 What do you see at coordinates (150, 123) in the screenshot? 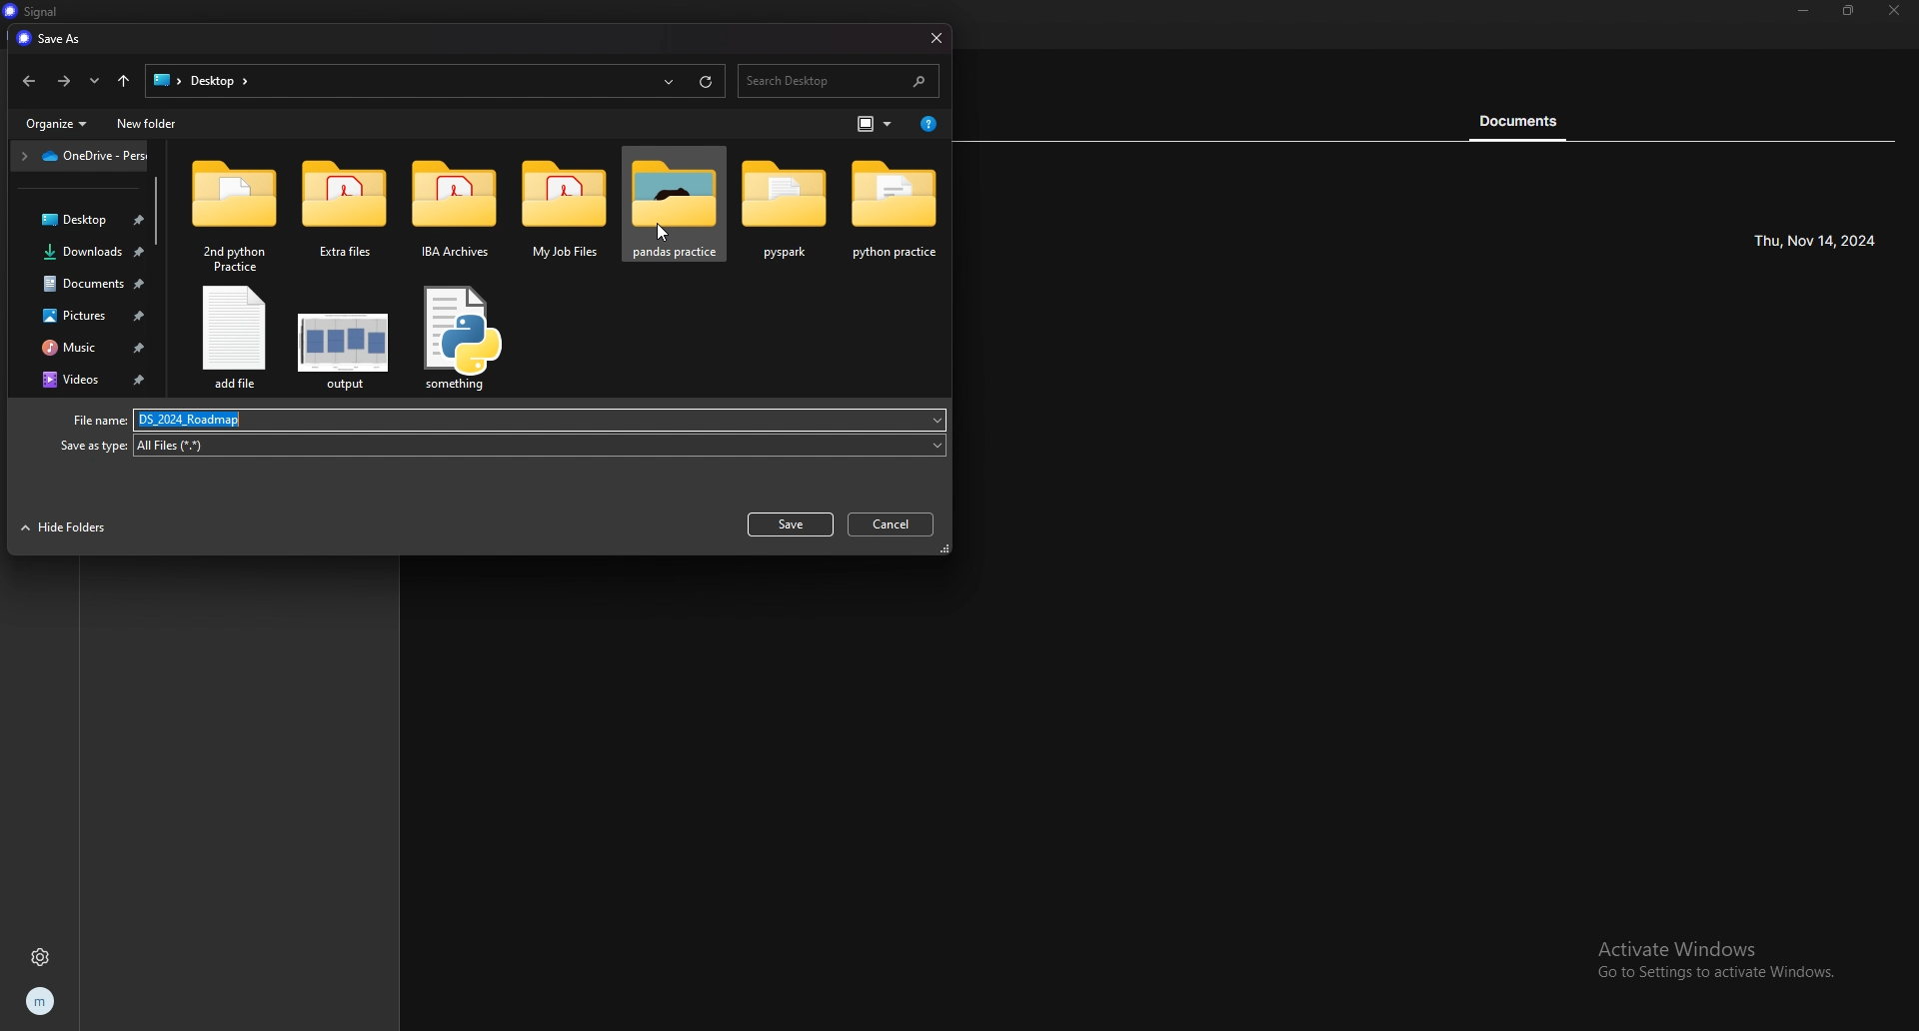
I see `new folder` at bounding box center [150, 123].